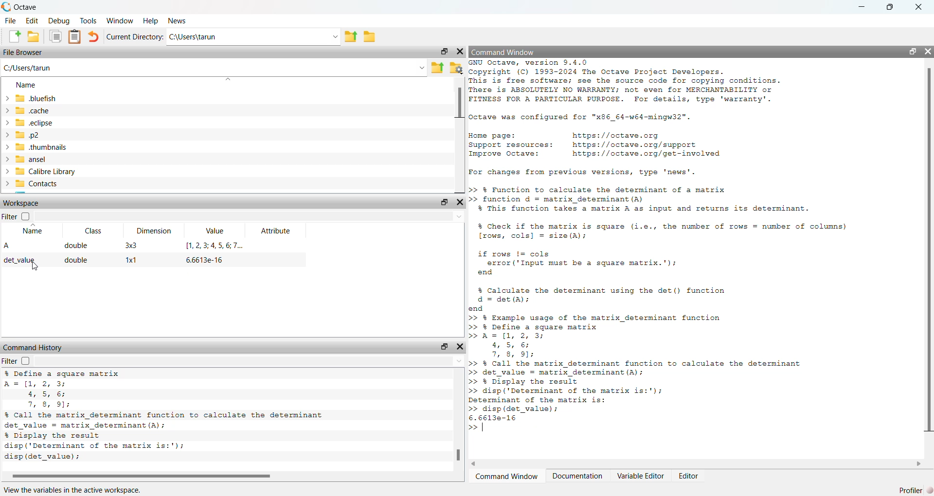 Image resolution: width=934 pixels, height=496 pixels. What do you see at coordinates (25, 361) in the screenshot?
I see `off` at bounding box center [25, 361].